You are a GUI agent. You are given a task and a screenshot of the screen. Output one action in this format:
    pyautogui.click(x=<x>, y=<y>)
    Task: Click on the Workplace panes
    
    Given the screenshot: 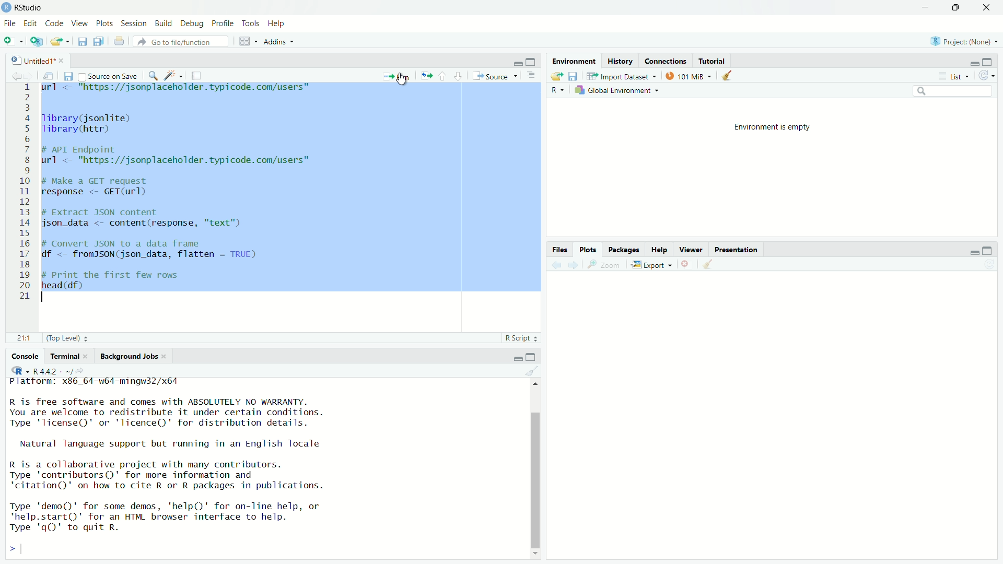 What is the action you would take?
    pyautogui.click(x=249, y=41)
    